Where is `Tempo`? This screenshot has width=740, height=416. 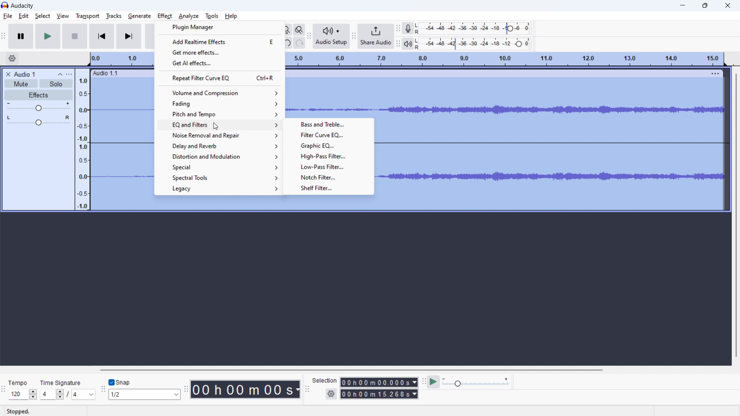
Tempo is located at coordinates (22, 383).